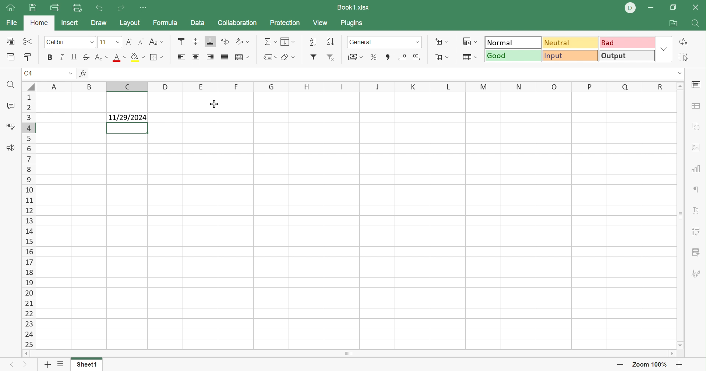 This screenshot has height=371, width=706. I want to click on Format table as template, so click(469, 58).